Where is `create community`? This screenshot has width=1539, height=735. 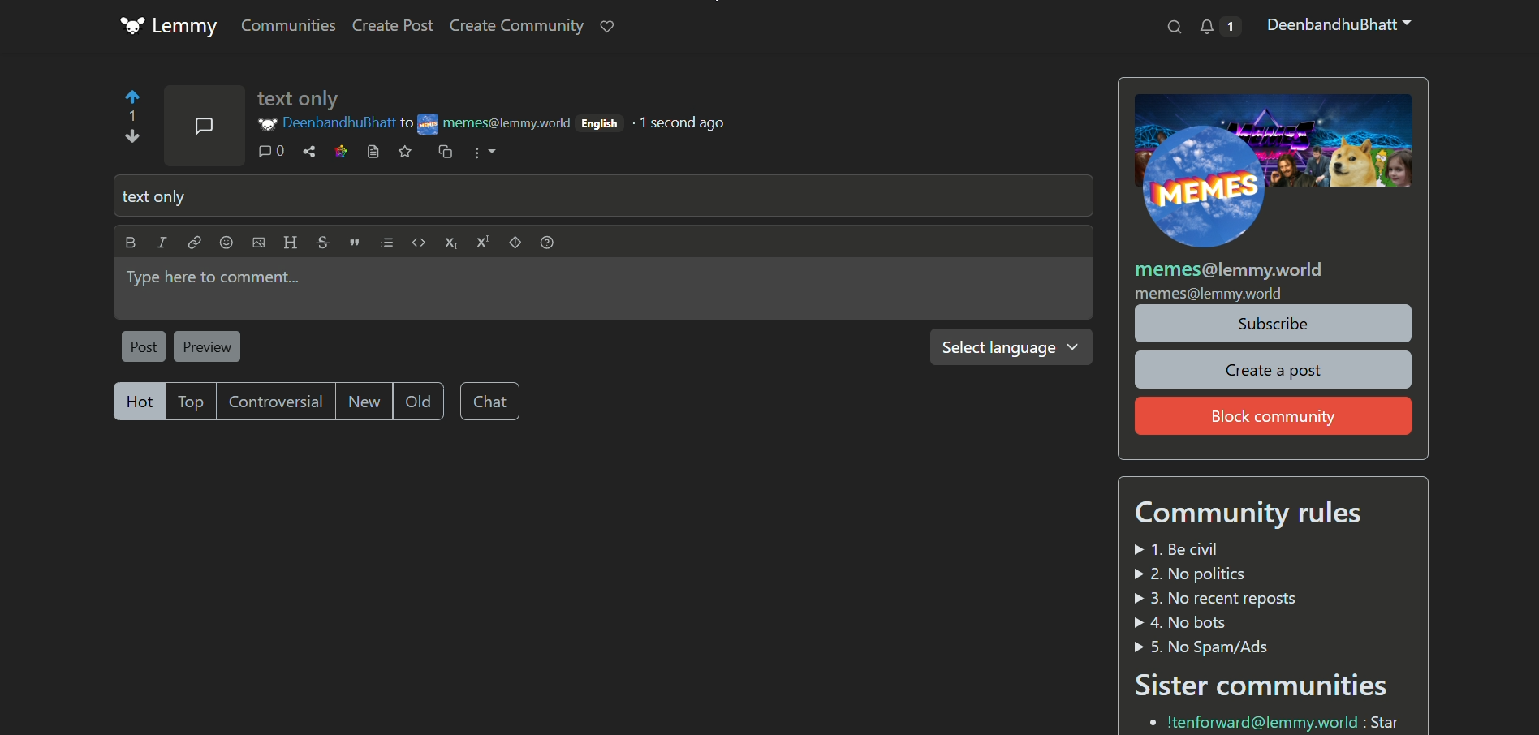
create community is located at coordinates (517, 26).